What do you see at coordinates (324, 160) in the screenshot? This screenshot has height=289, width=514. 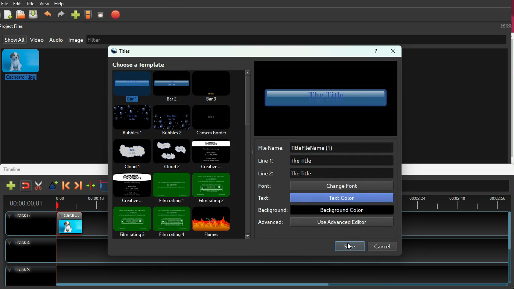 I see `line 1` at bounding box center [324, 160].